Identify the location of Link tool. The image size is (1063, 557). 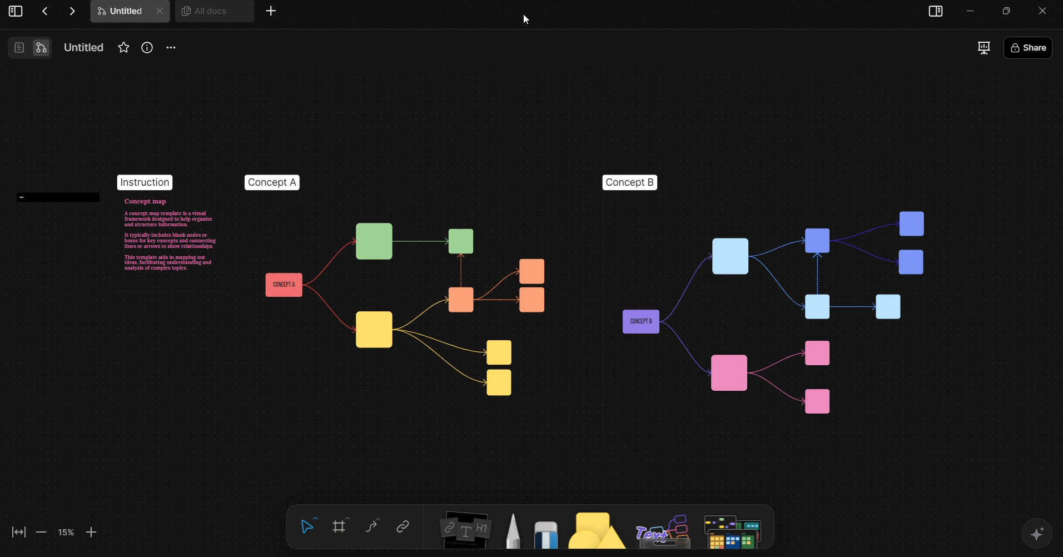
(403, 526).